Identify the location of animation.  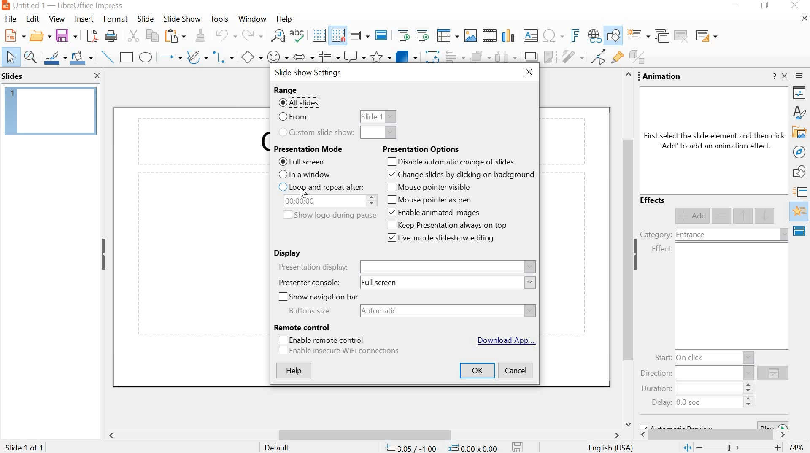
(662, 77).